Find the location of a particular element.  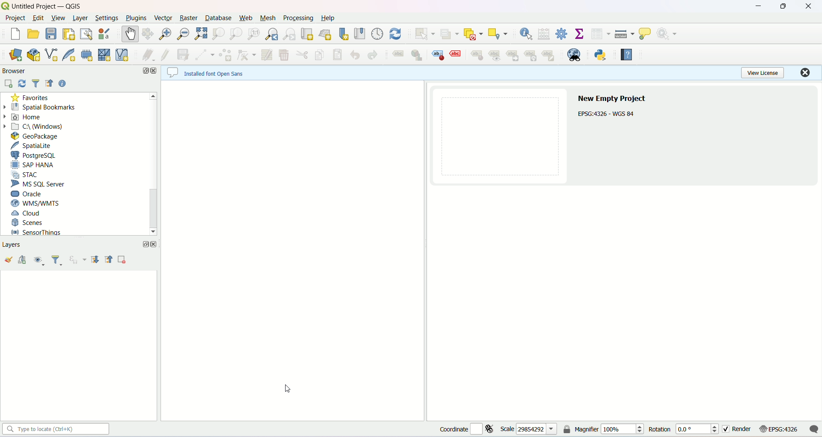

cursor is located at coordinates (287, 389).